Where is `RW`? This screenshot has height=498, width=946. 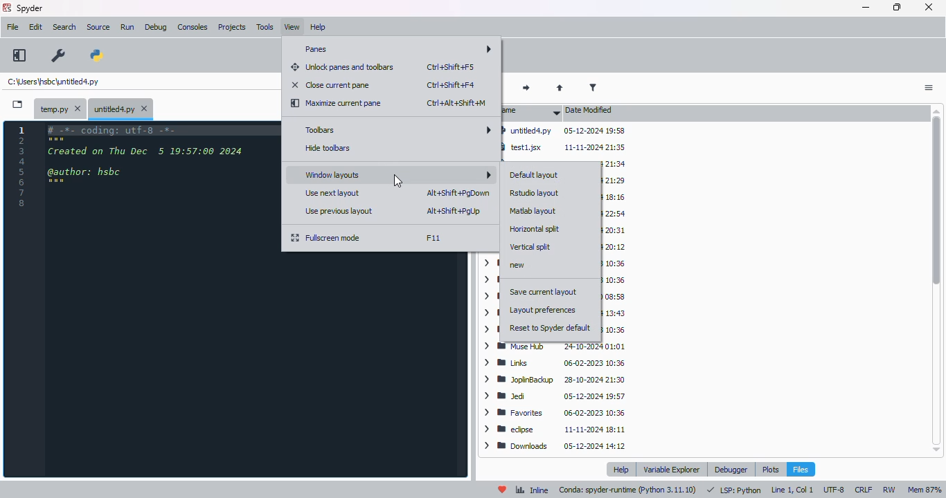 RW is located at coordinates (891, 490).